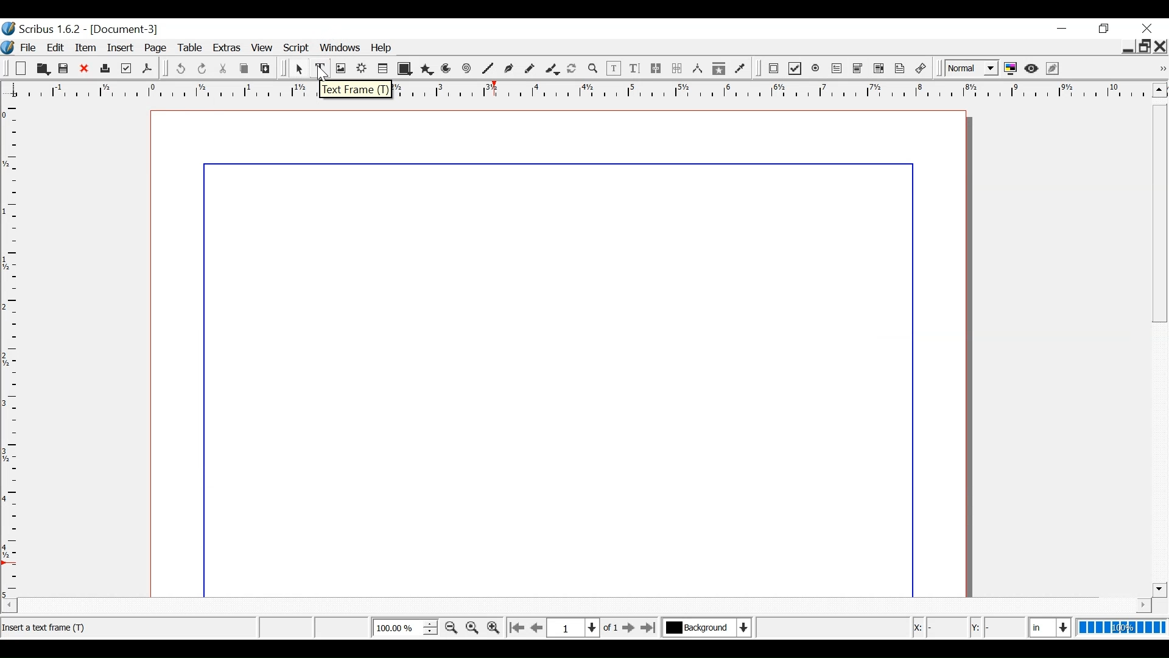  I want to click on Redo, so click(203, 68).